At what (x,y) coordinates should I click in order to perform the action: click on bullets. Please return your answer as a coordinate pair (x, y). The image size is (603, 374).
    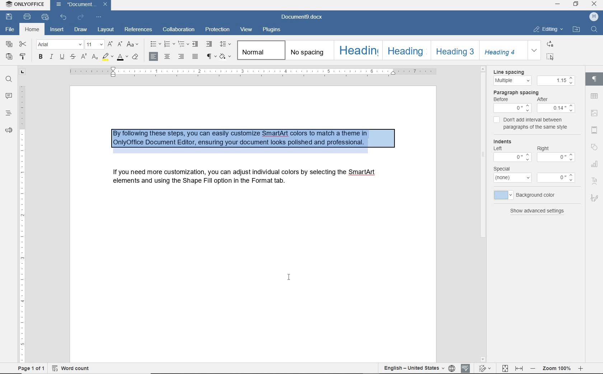
    Looking at the image, I should click on (155, 44).